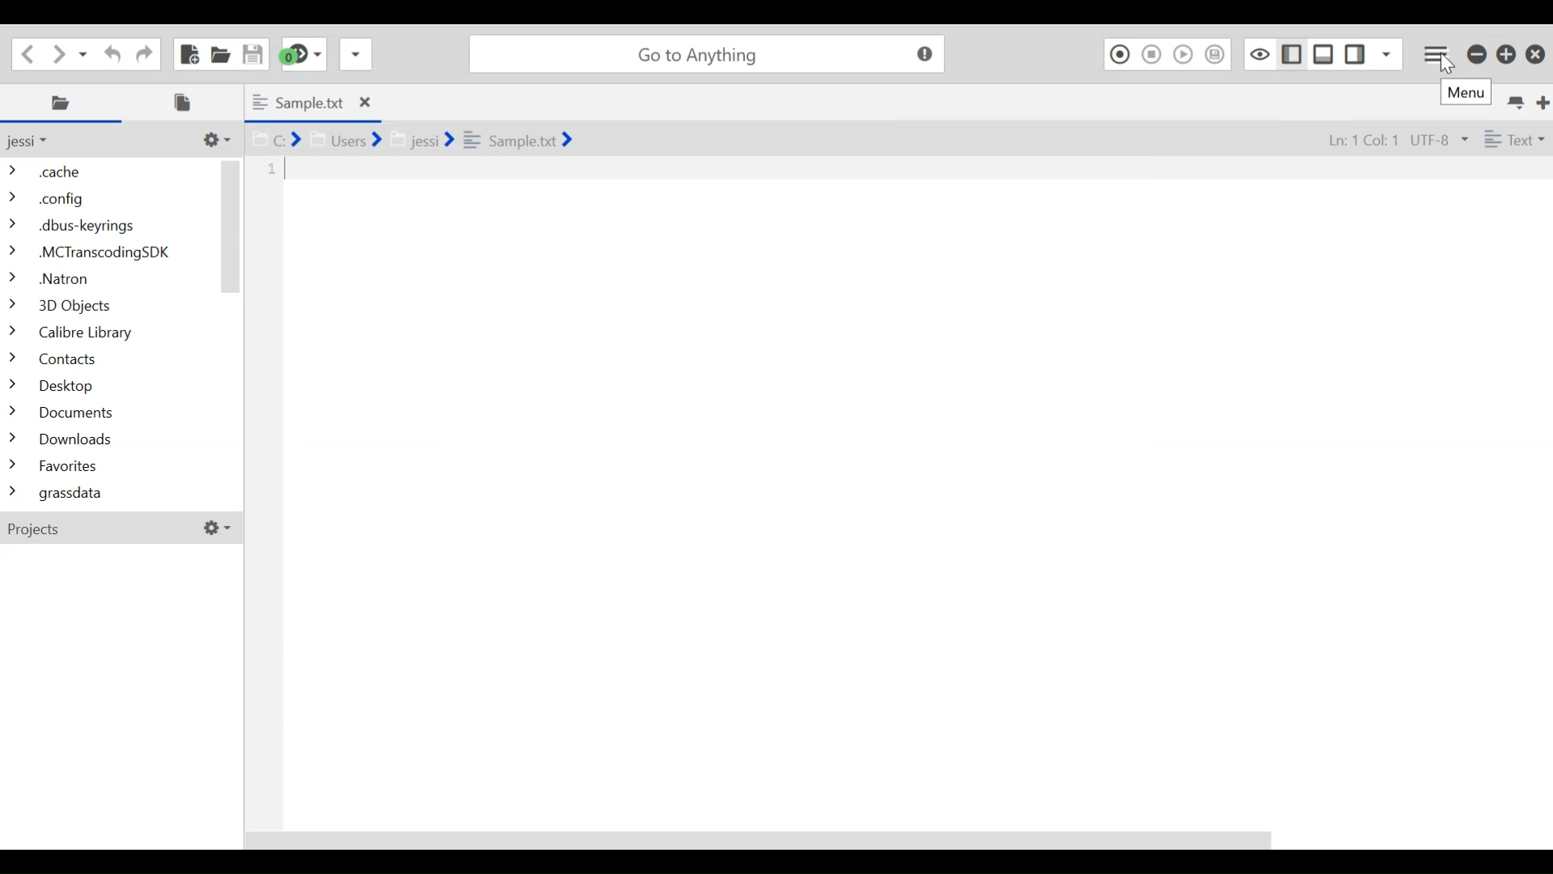  I want to click on Stop Recording Macro, so click(1153, 53).